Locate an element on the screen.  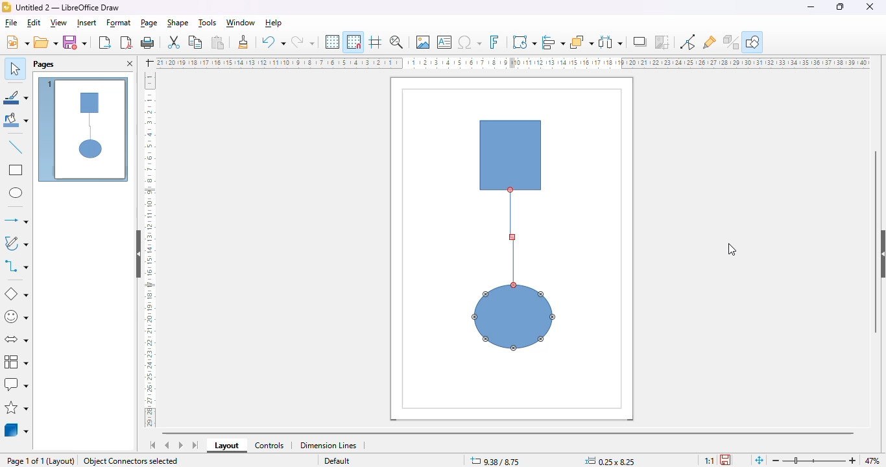
connectors is located at coordinates (17, 265).